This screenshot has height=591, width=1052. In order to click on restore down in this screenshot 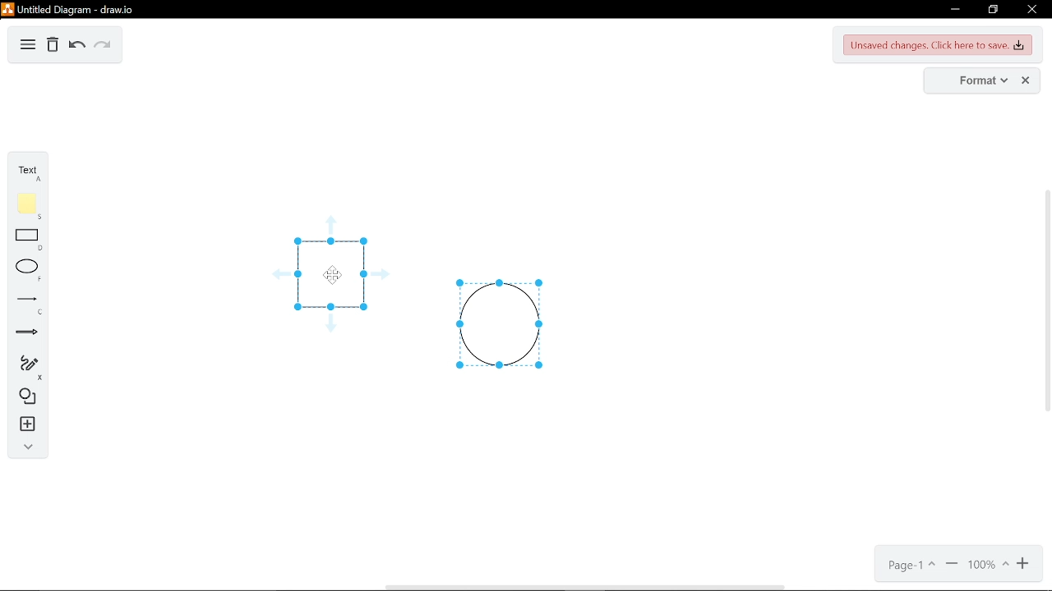, I will do `click(992, 11)`.